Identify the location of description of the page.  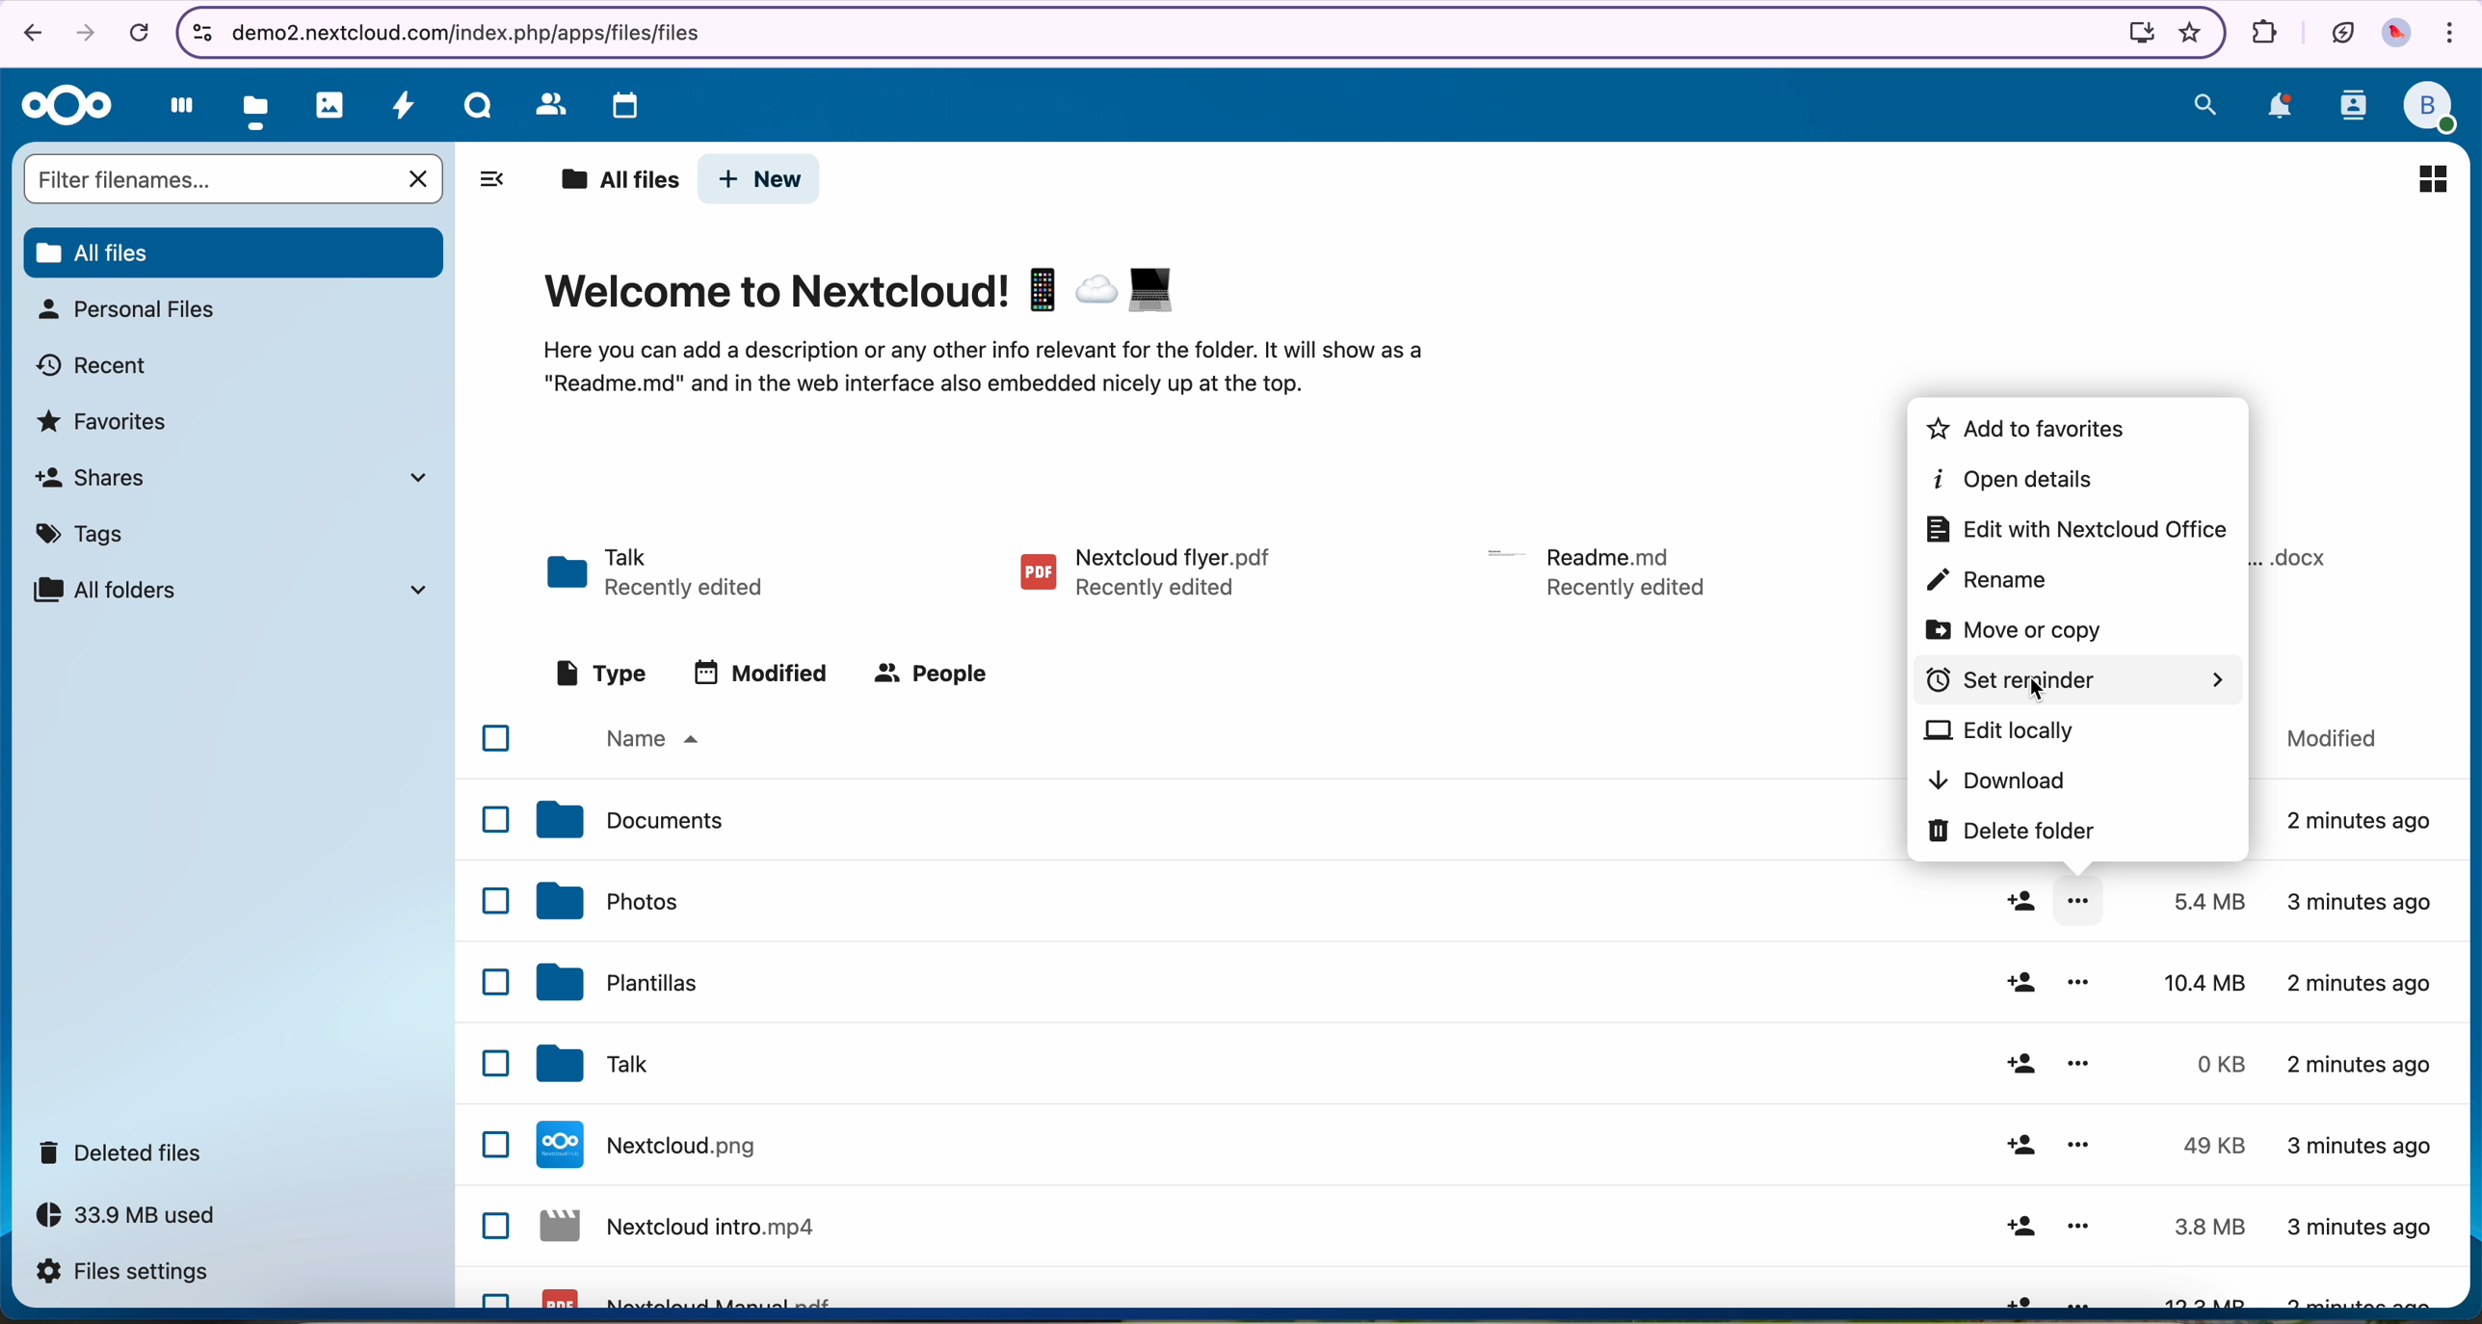
(990, 371).